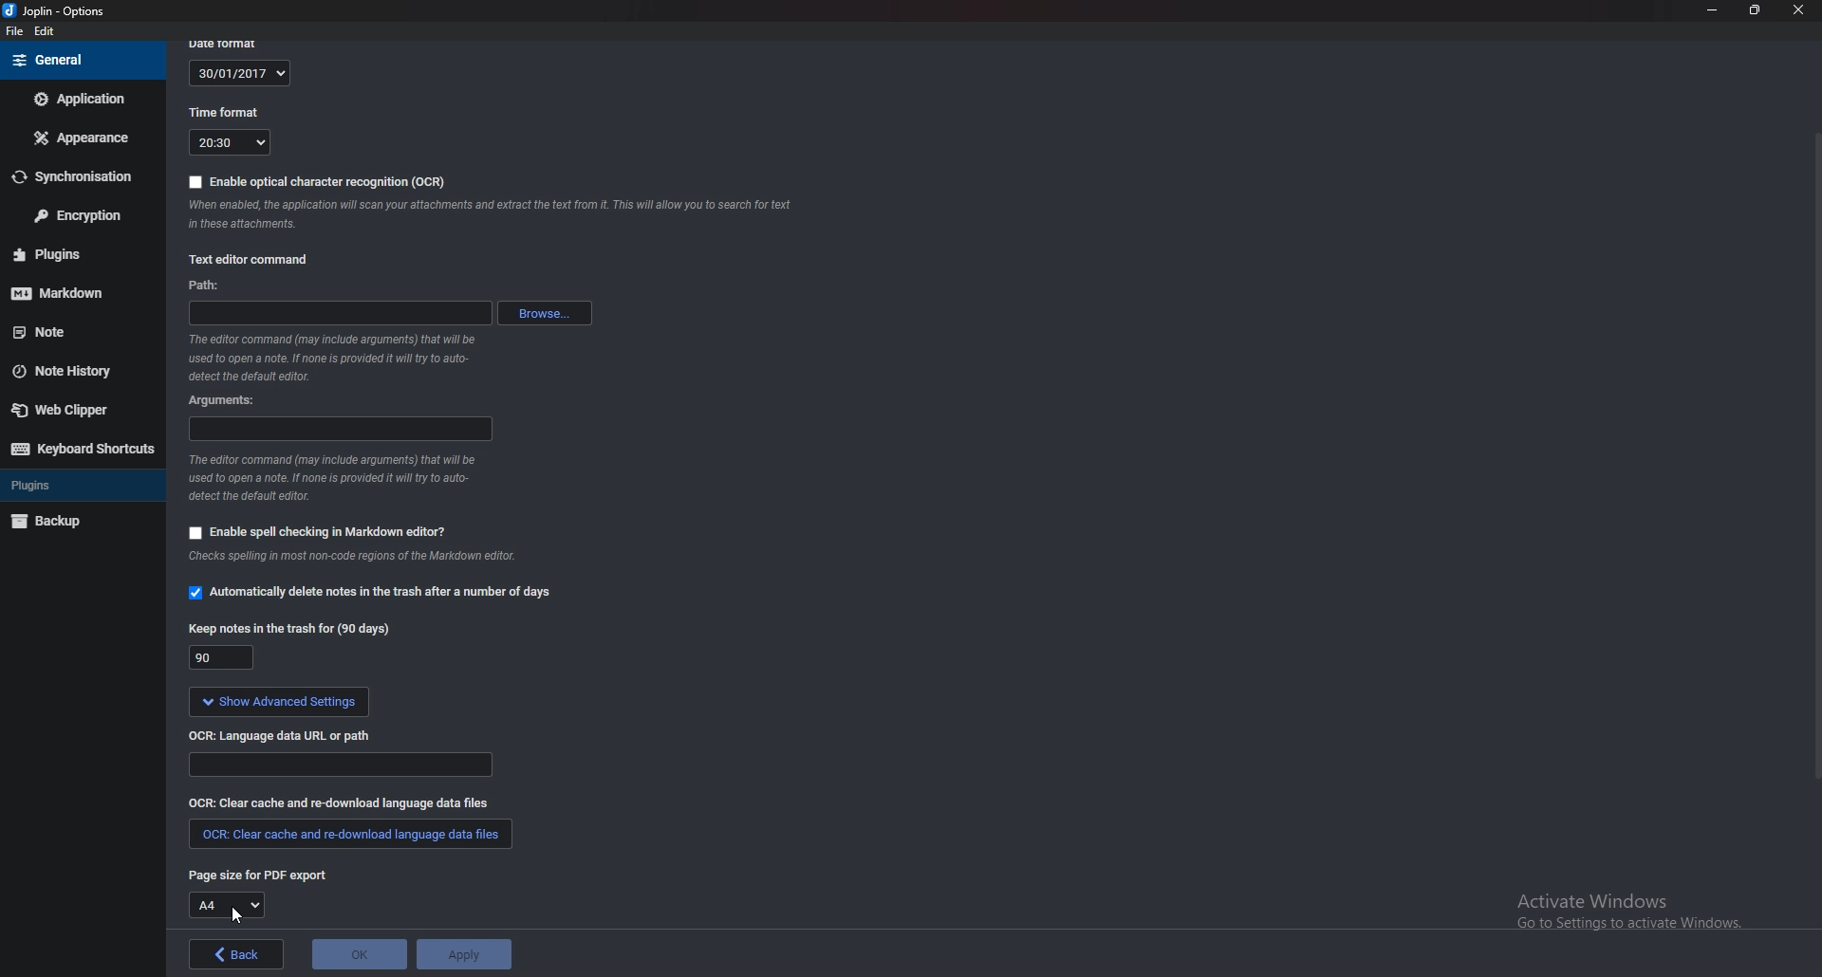 The image size is (1822, 977). What do you see at coordinates (360, 955) in the screenshot?
I see `ok` at bounding box center [360, 955].